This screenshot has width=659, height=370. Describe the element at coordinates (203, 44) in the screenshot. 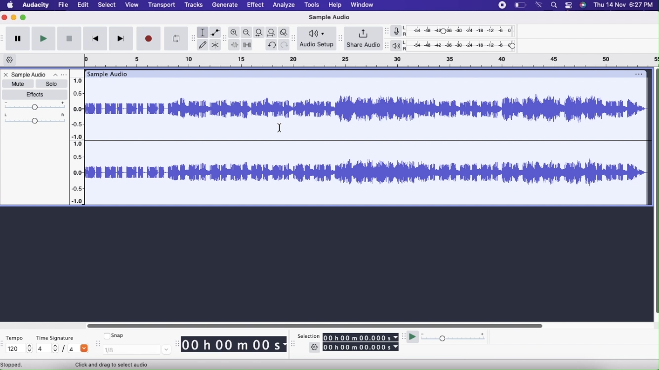

I see `Draw tool` at that location.